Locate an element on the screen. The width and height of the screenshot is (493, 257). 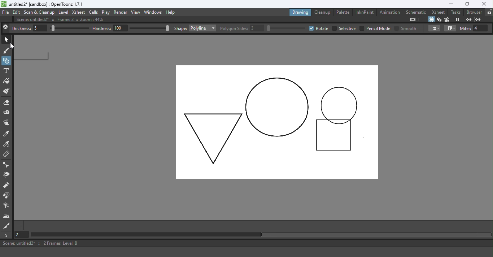
Selective is located at coordinates (344, 28).